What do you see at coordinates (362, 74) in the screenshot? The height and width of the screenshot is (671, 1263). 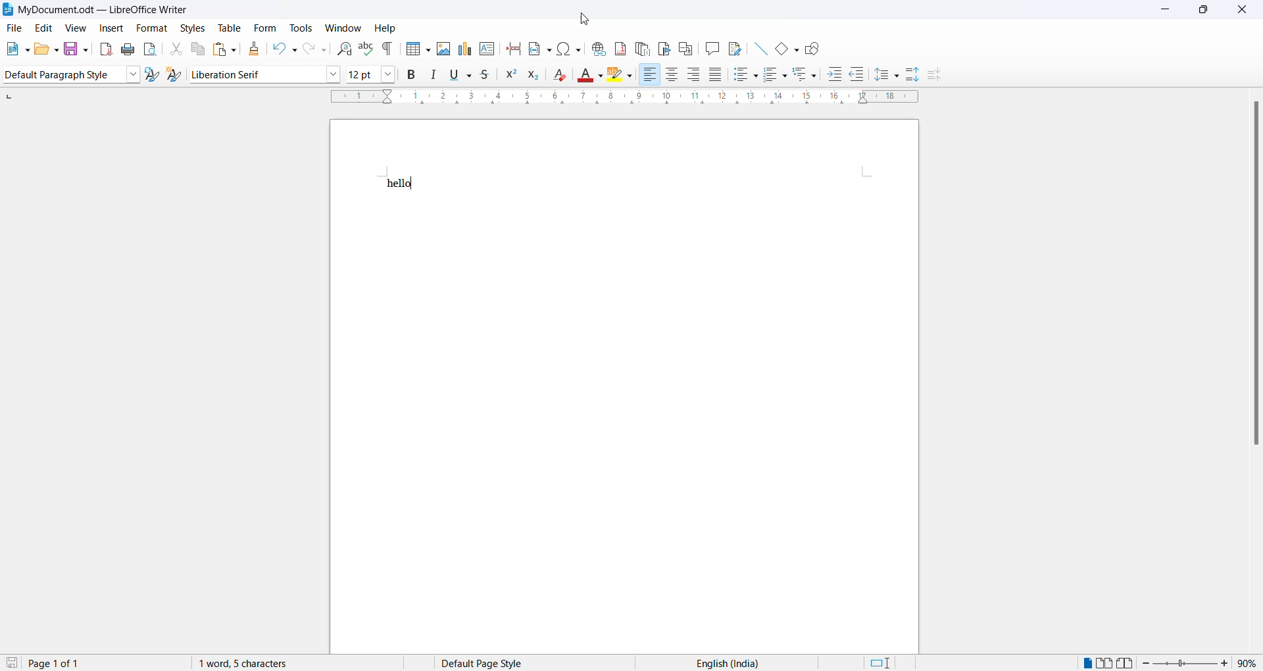 I see `Current selected font size` at bounding box center [362, 74].